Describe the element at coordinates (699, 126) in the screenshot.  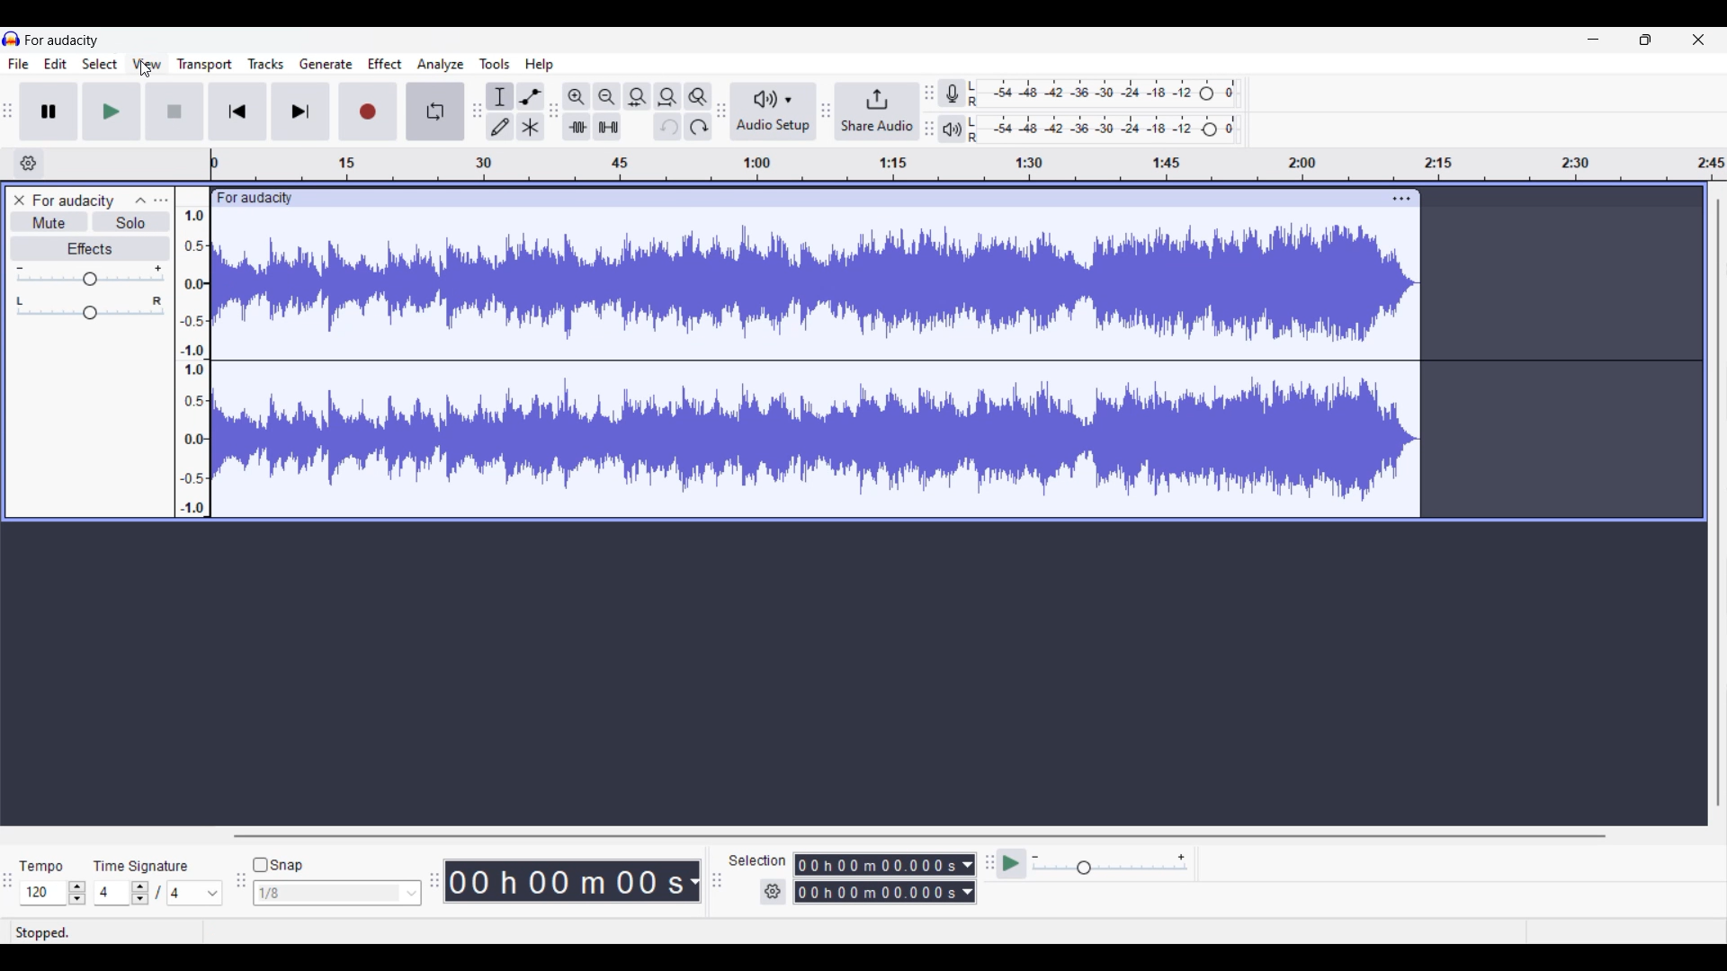
I see `Redo` at that location.